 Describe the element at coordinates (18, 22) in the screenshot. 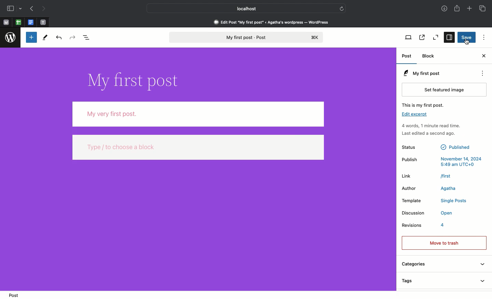

I see `excel sheet` at that location.